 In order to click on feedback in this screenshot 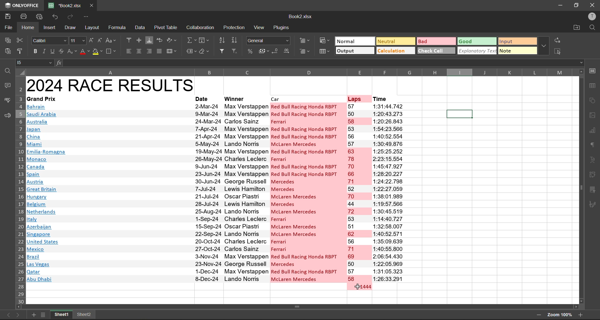, I will do `click(6, 115)`.